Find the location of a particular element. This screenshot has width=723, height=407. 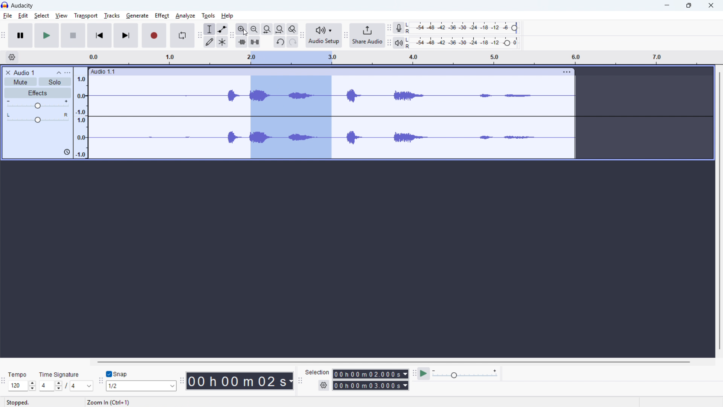

playback metre is located at coordinates (398, 43).